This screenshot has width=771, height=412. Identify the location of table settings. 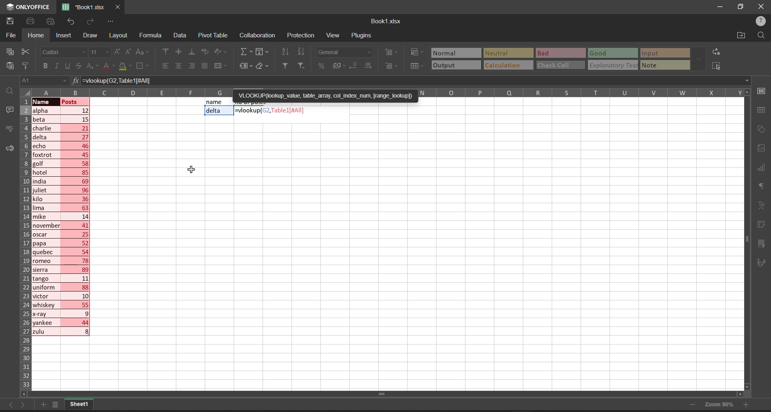
(764, 110).